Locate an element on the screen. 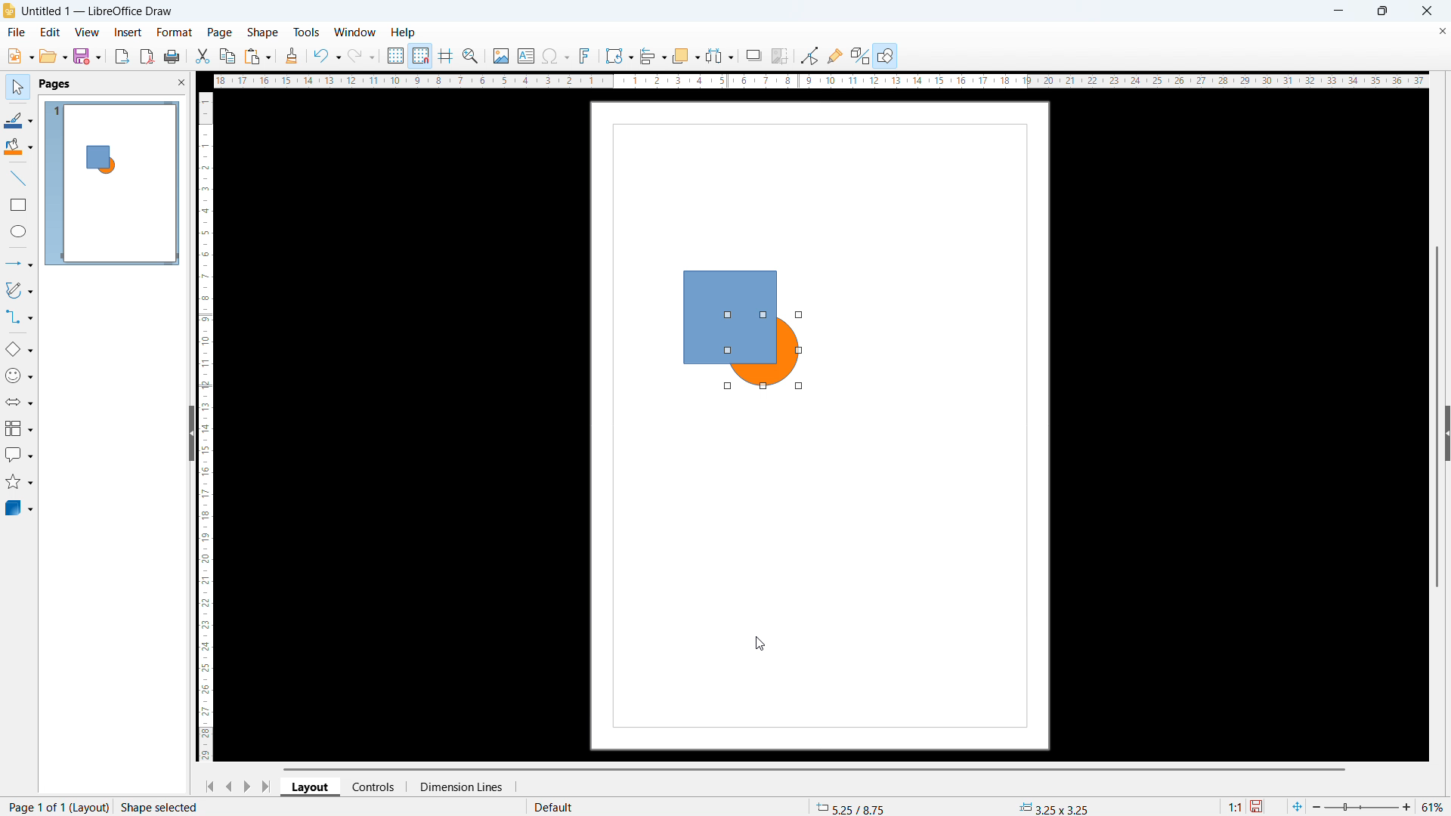 This screenshot has height=816, width=1451. view  is located at coordinates (87, 32).